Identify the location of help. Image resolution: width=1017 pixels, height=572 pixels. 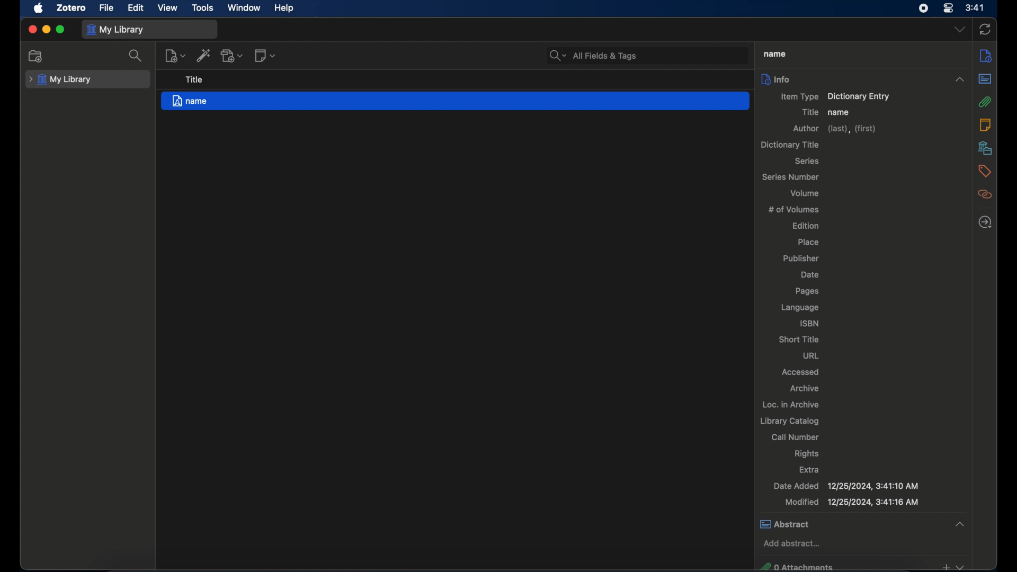
(285, 8).